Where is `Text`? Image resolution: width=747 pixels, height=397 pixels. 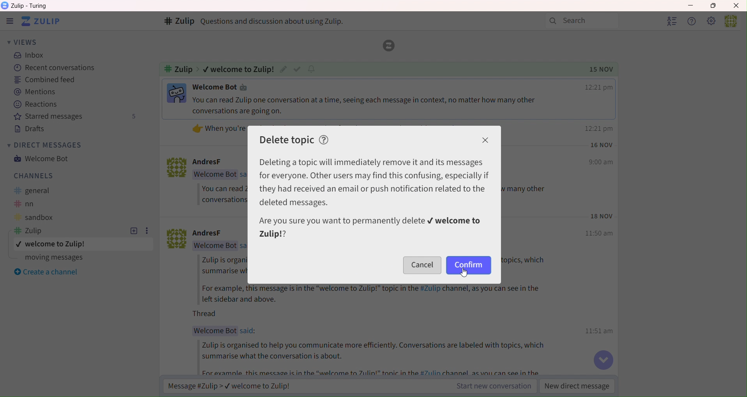
Text is located at coordinates (38, 190).